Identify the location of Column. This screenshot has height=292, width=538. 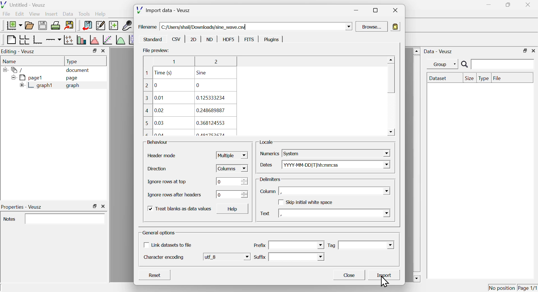
(268, 191).